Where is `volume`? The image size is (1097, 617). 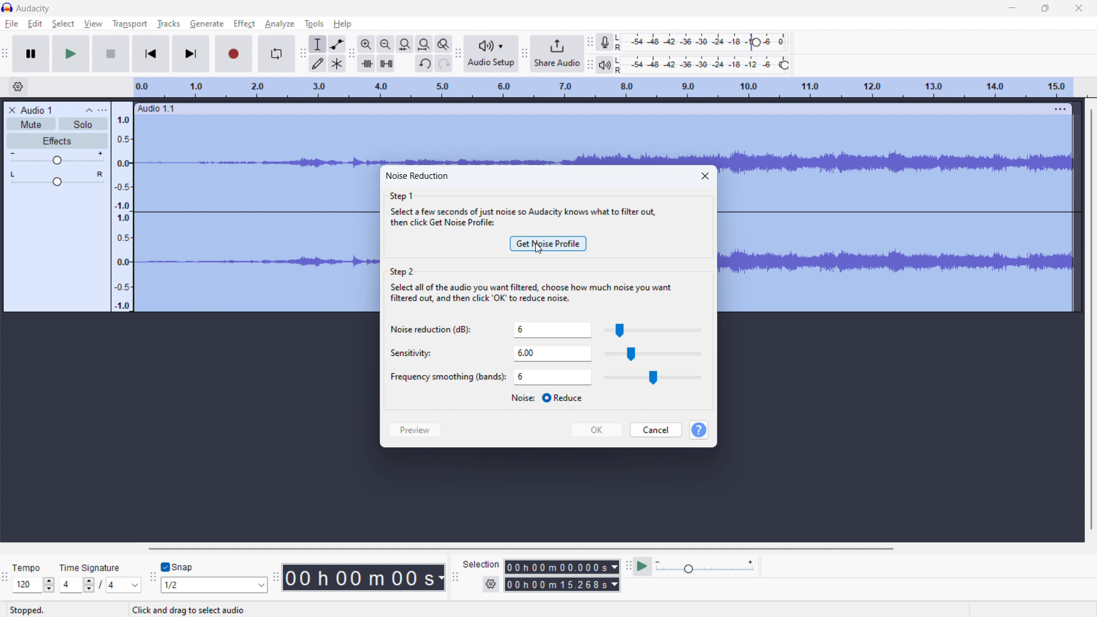
volume is located at coordinates (57, 157).